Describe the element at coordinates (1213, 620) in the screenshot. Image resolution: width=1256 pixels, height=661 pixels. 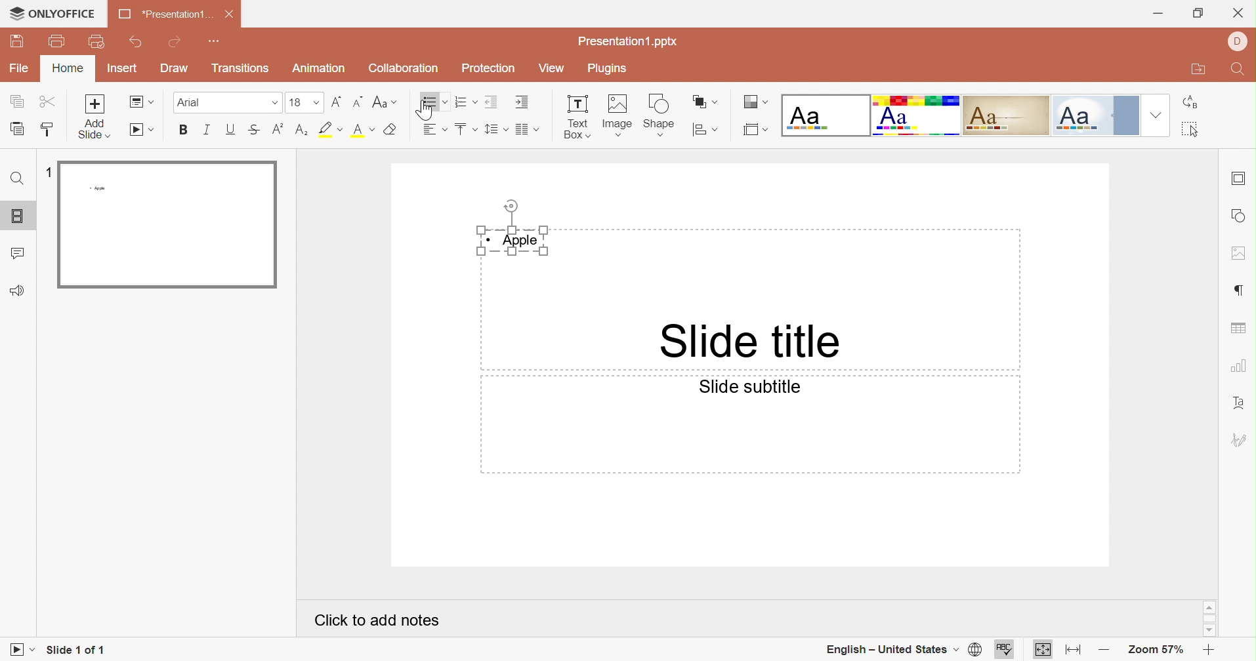
I see `Scroll Bar` at that location.